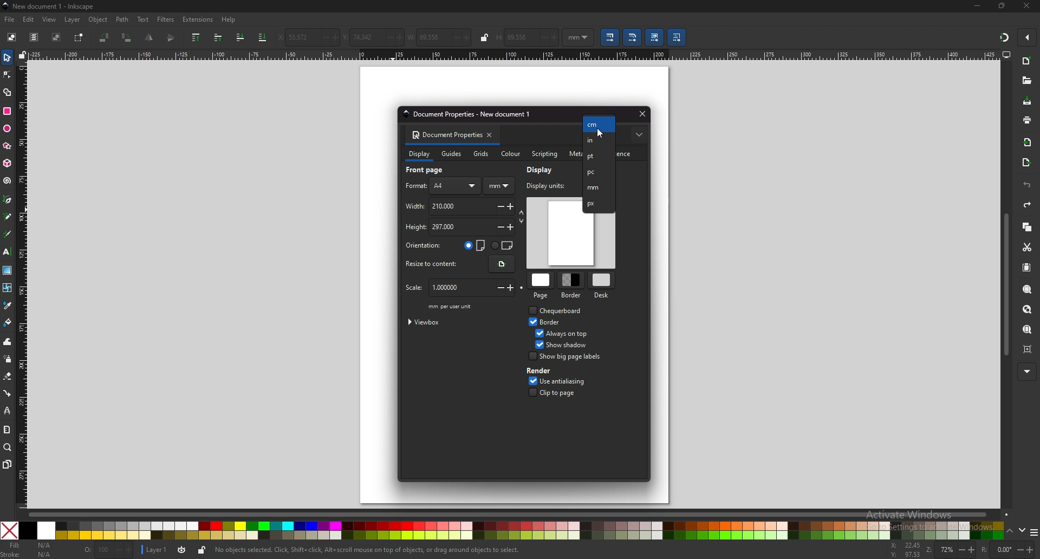 The height and width of the screenshot is (559, 1040). What do you see at coordinates (510, 154) in the screenshot?
I see `colour` at bounding box center [510, 154].